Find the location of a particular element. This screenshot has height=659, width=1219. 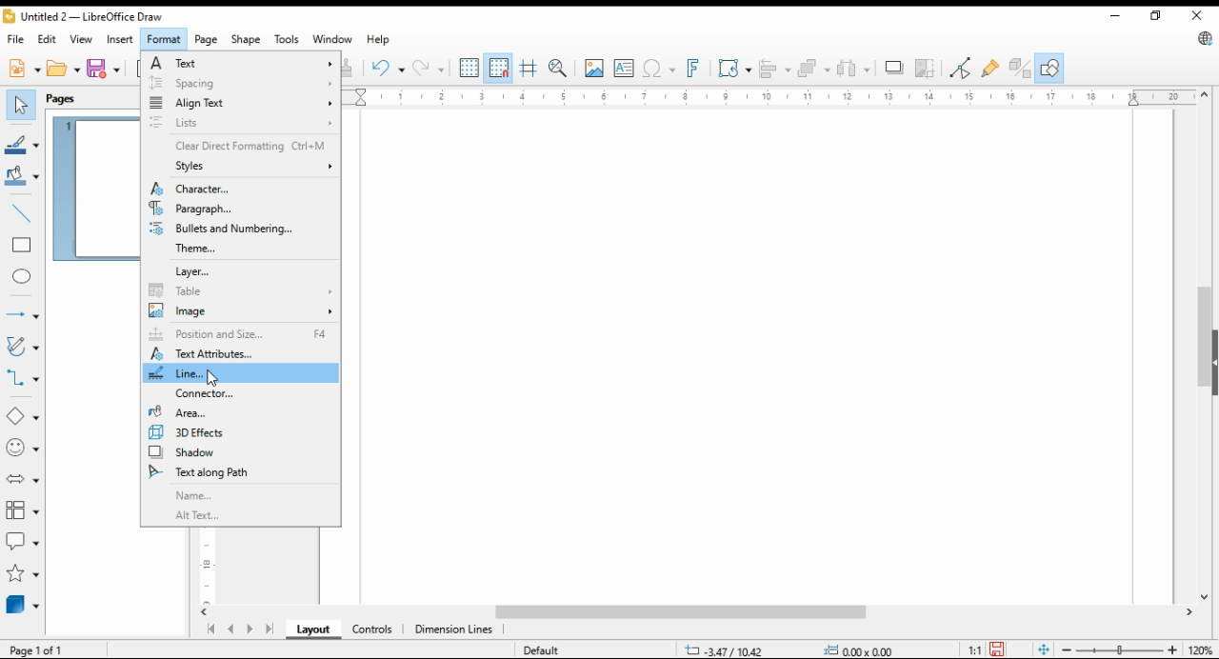

show grids is located at coordinates (469, 68).